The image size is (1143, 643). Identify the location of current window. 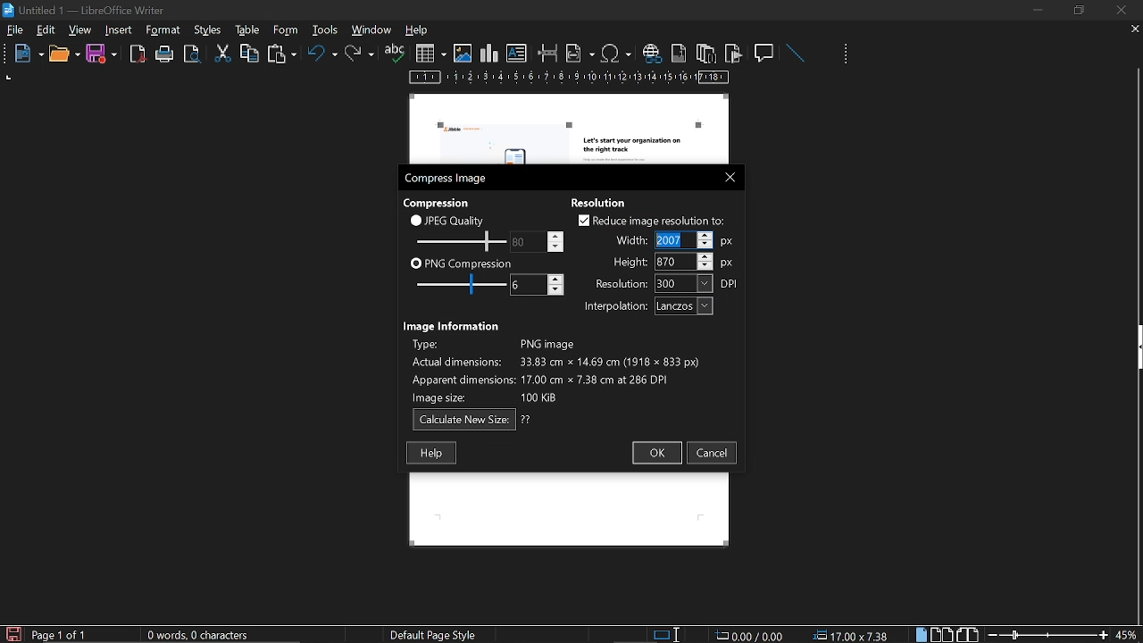
(87, 9).